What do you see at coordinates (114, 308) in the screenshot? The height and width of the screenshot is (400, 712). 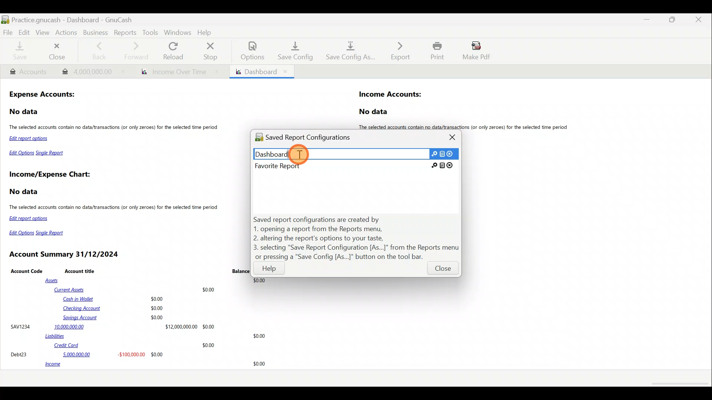 I see `Cash in Wallet $0.00
Checking Account $0.00
Savings Account $0.00` at bounding box center [114, 308].